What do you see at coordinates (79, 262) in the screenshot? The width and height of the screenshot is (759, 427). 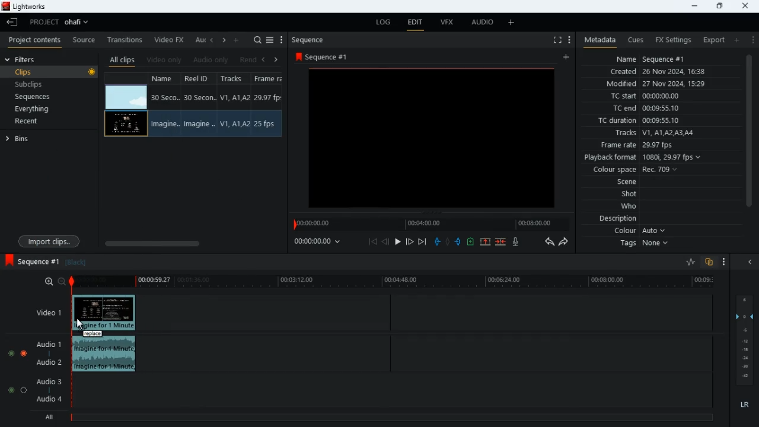 I see `black` at bounding box center [79, 262].